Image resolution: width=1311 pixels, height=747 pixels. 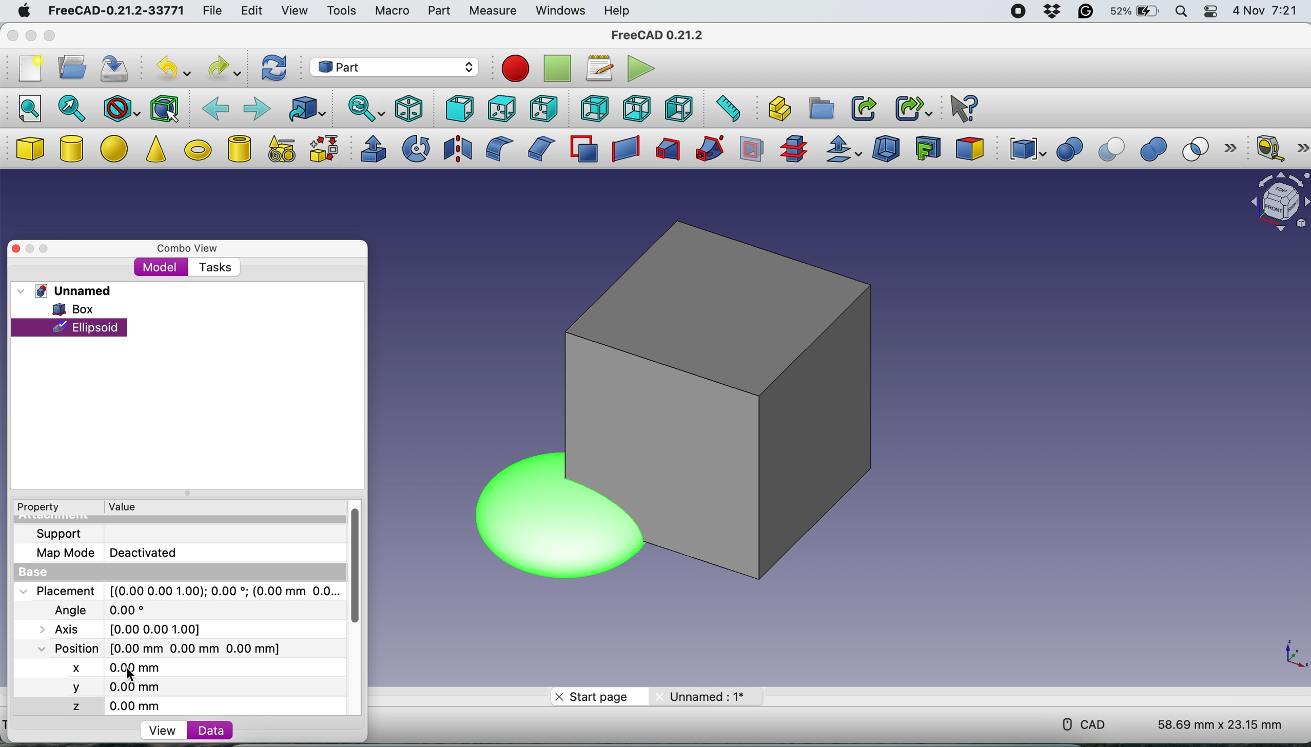 What do you see at coordinates (1222, 725) in the screenshot?
I see `58.69 mm x 23.15 mm` at bounding box center [1222, 725].